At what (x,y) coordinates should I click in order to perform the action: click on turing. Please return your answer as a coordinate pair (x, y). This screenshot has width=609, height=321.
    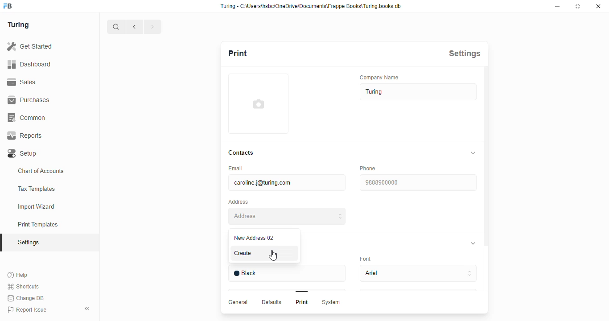
    Looking at the image, I should click on (419, 92).